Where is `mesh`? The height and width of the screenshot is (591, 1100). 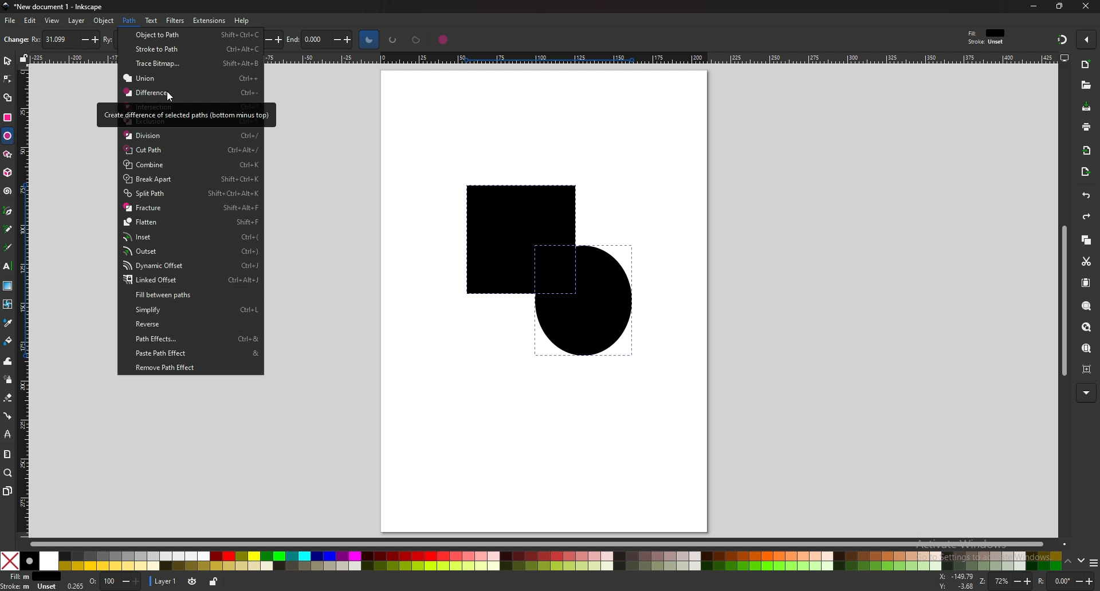 mesh is located at coordinates (8, 304).